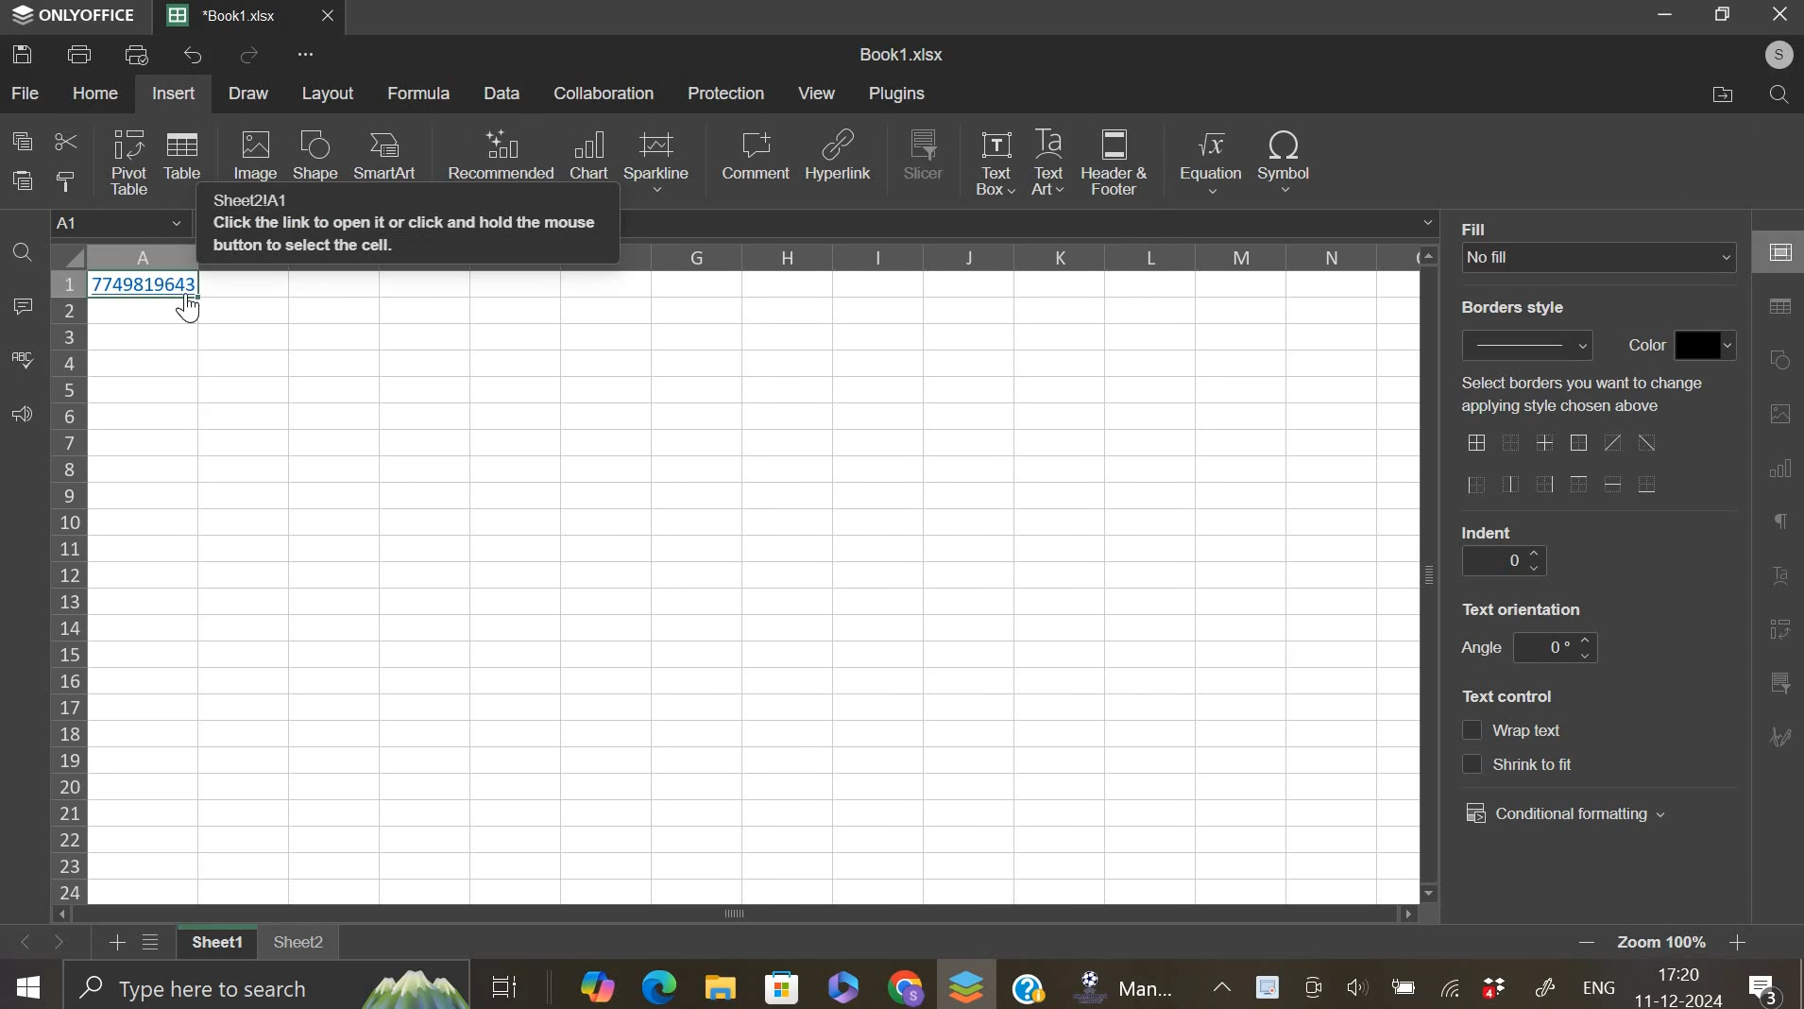  I want to click on Minimize, so click(1668, 18).